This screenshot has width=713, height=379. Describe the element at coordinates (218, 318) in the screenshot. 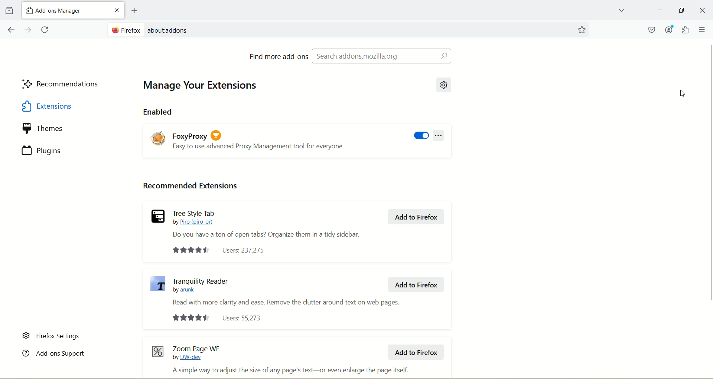

I see `Users: 55,273` at that location.